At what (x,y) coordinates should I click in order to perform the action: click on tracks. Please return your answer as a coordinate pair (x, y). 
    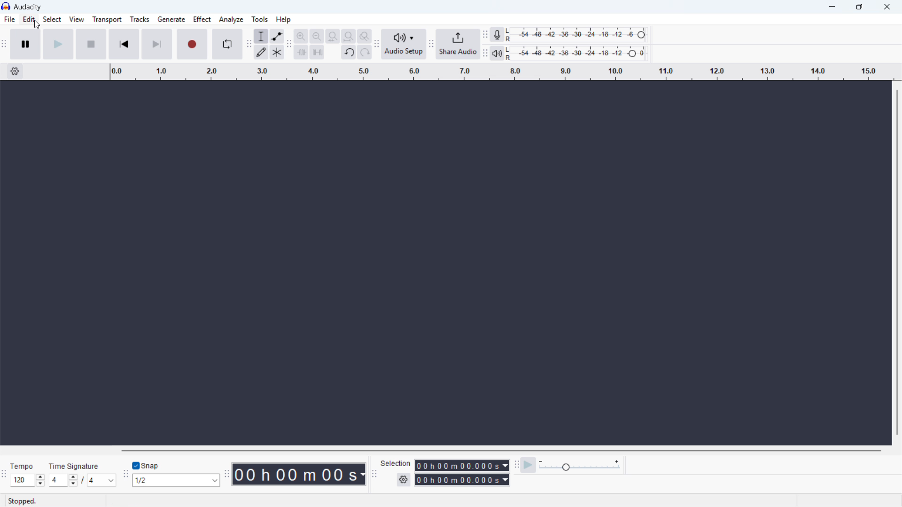
    Looking at the image, I should click on (139, 19).